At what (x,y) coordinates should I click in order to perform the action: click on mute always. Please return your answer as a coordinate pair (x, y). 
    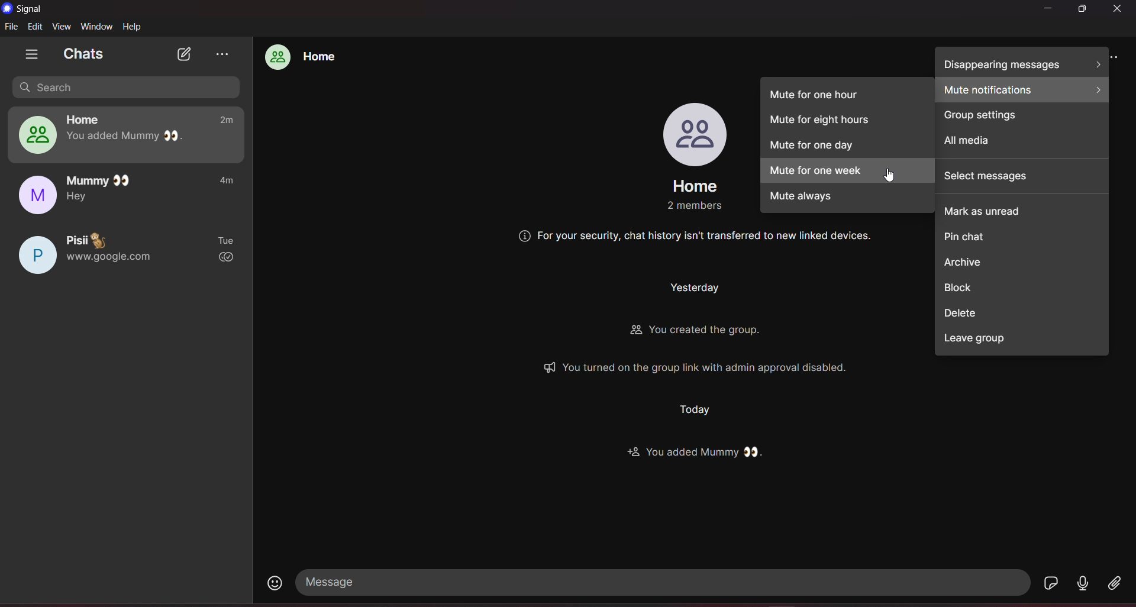
    Looking at the image, I should click on (847, 200).